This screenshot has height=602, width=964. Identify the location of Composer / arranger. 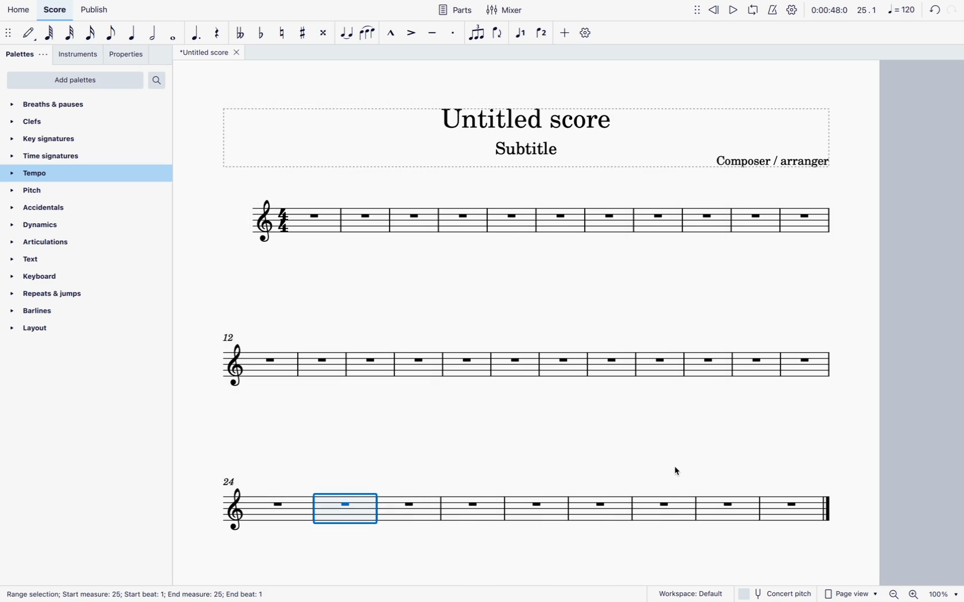
(772, 160).